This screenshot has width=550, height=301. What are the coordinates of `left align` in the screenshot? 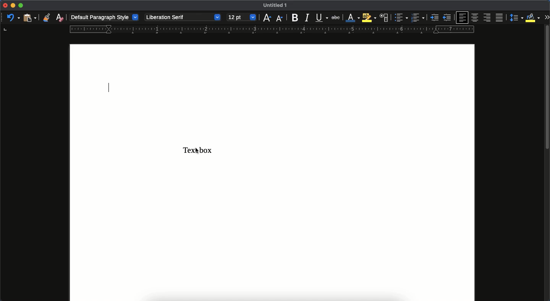 It's located at (463, 18).